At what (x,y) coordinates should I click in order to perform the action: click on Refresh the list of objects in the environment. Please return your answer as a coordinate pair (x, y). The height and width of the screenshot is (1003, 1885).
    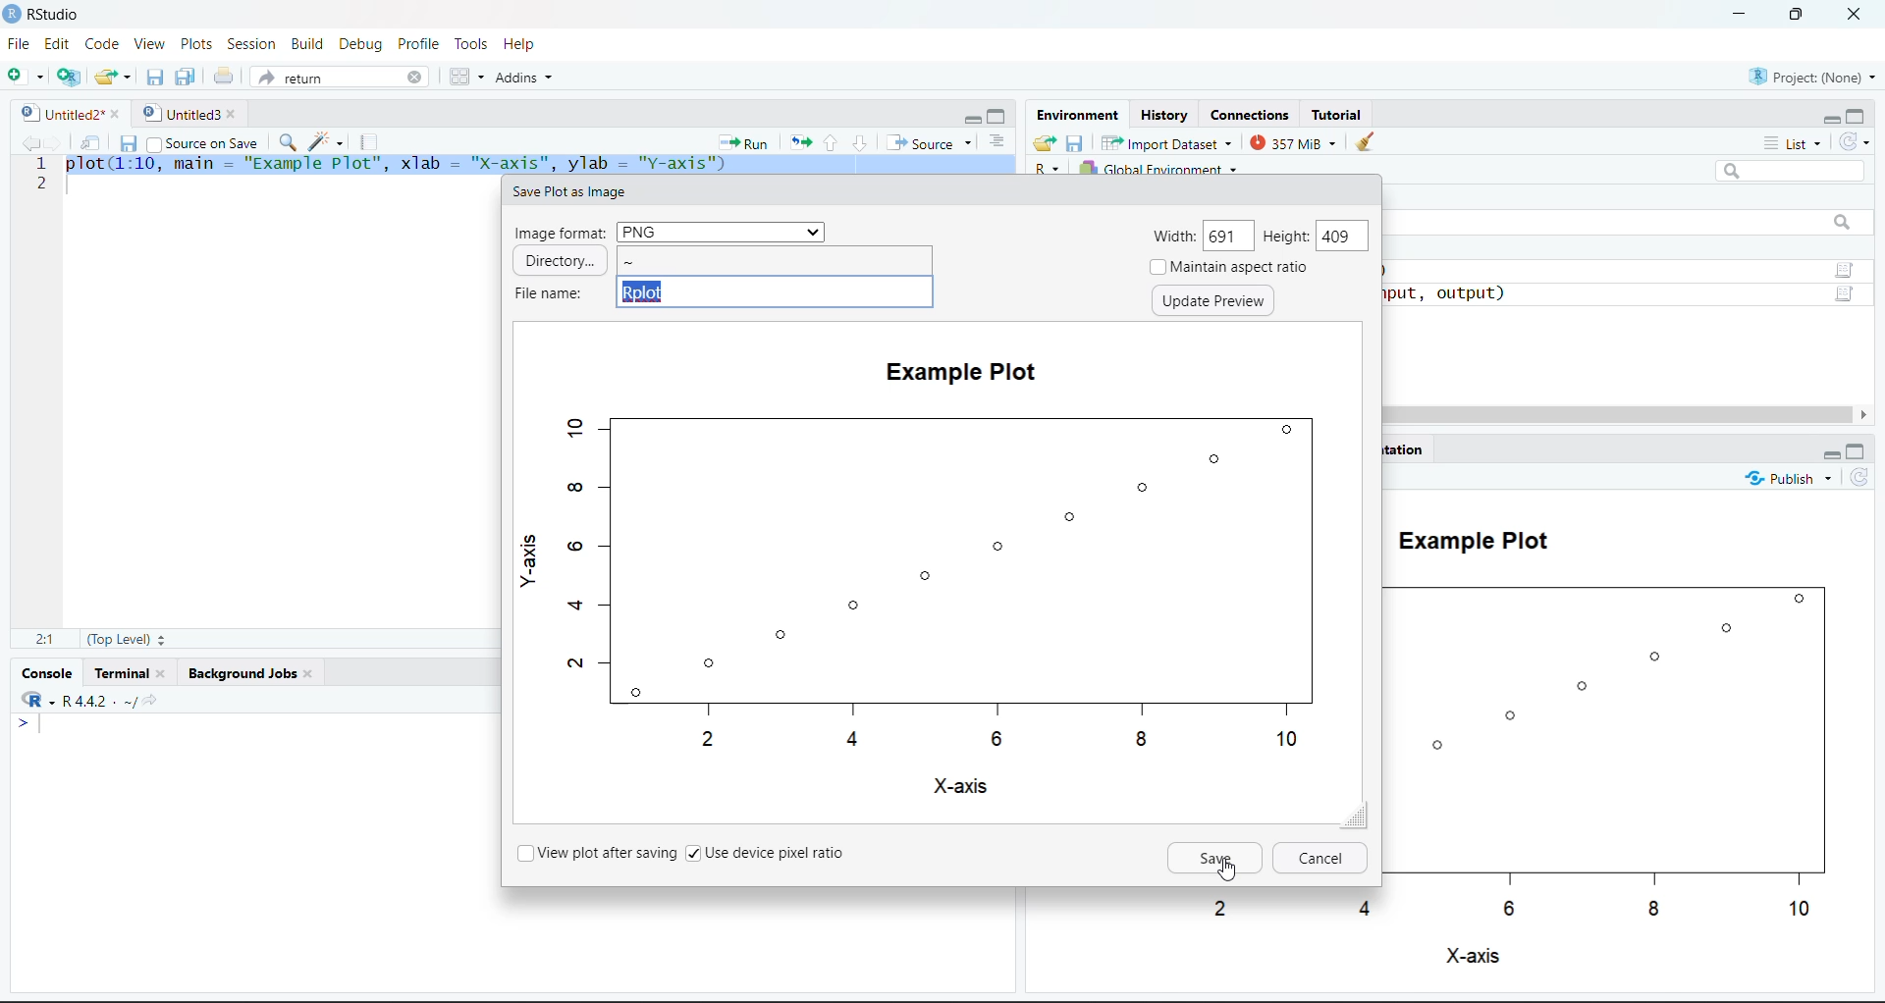
    Looking at the image, I should click on (1856, 140).